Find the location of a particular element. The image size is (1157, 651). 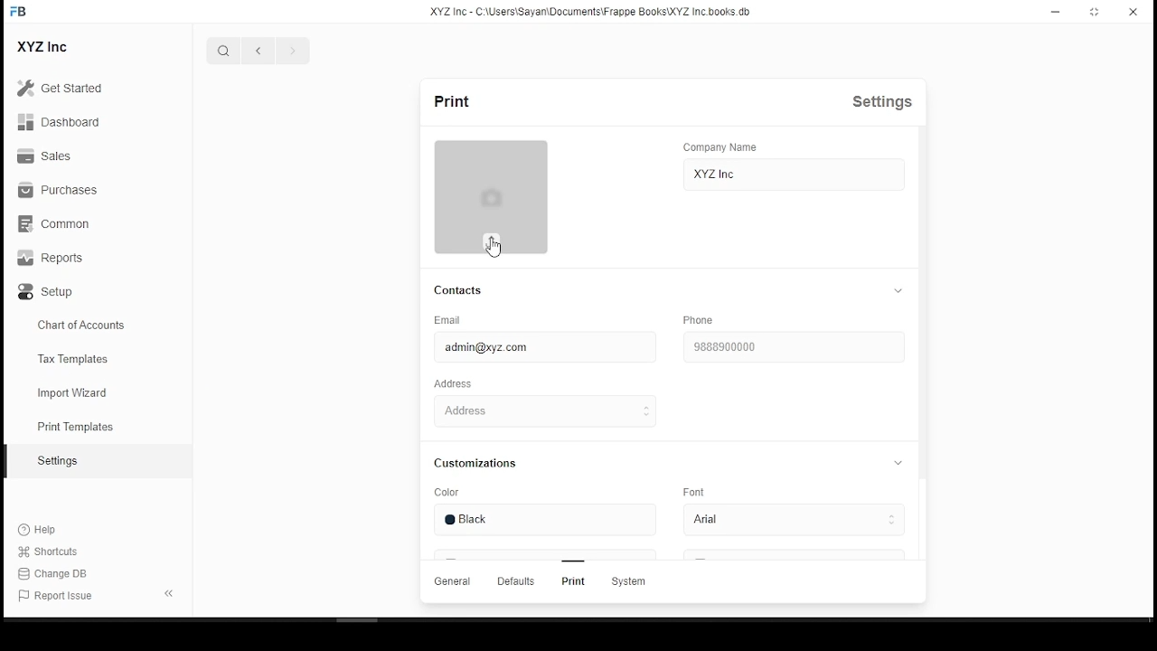

Email is located at coordinates (450, 320).